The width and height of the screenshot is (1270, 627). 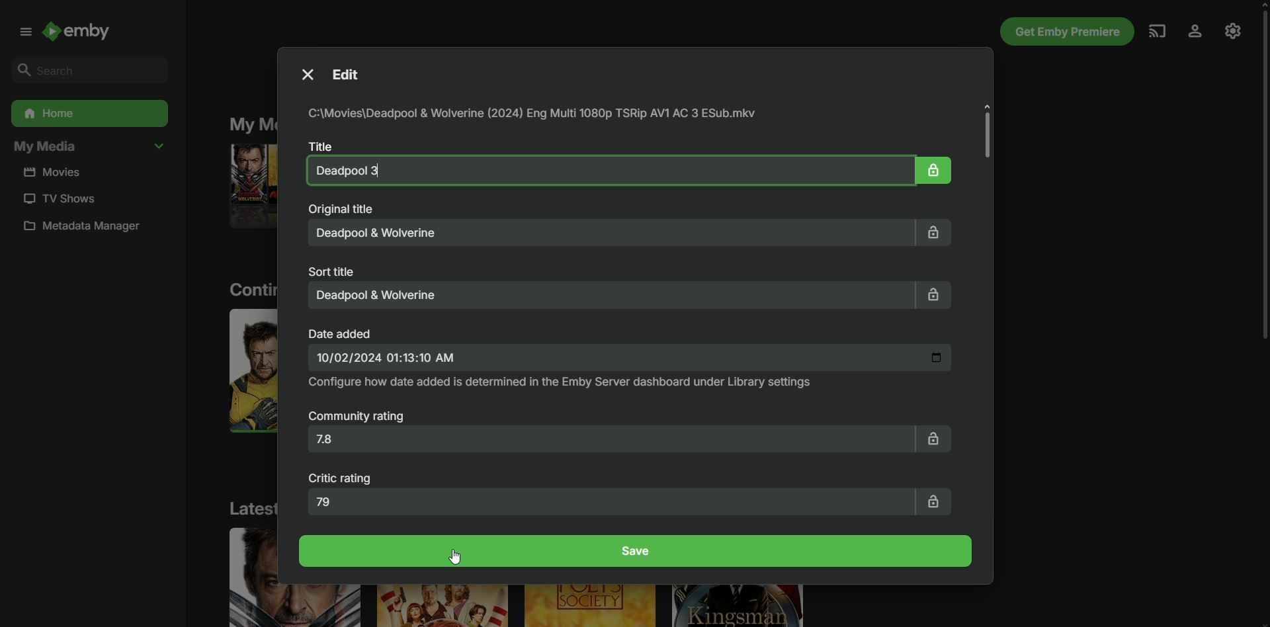 What do you see at coordinates (357, 417) in the screenshot?
I see `Community Rating` at bounding box center [357, 417].